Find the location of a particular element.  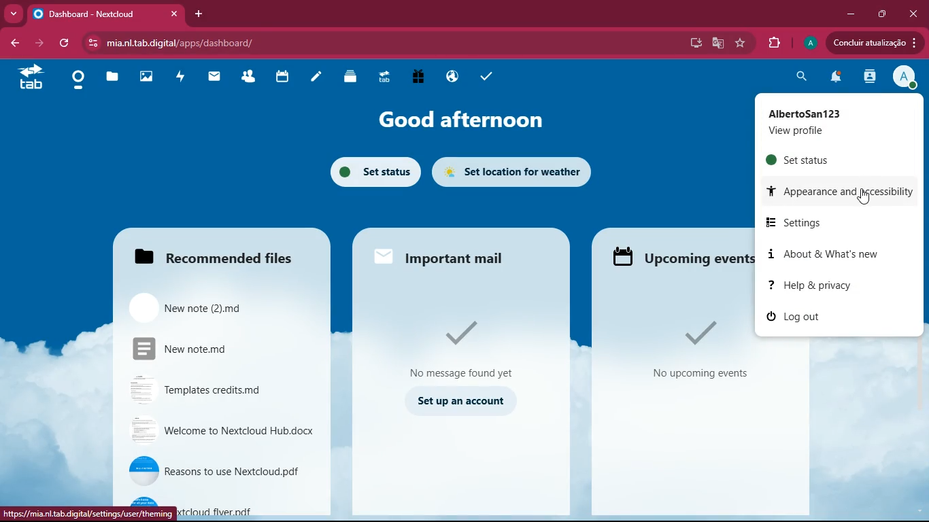

help & privacy is located at coordinates (826, 283).